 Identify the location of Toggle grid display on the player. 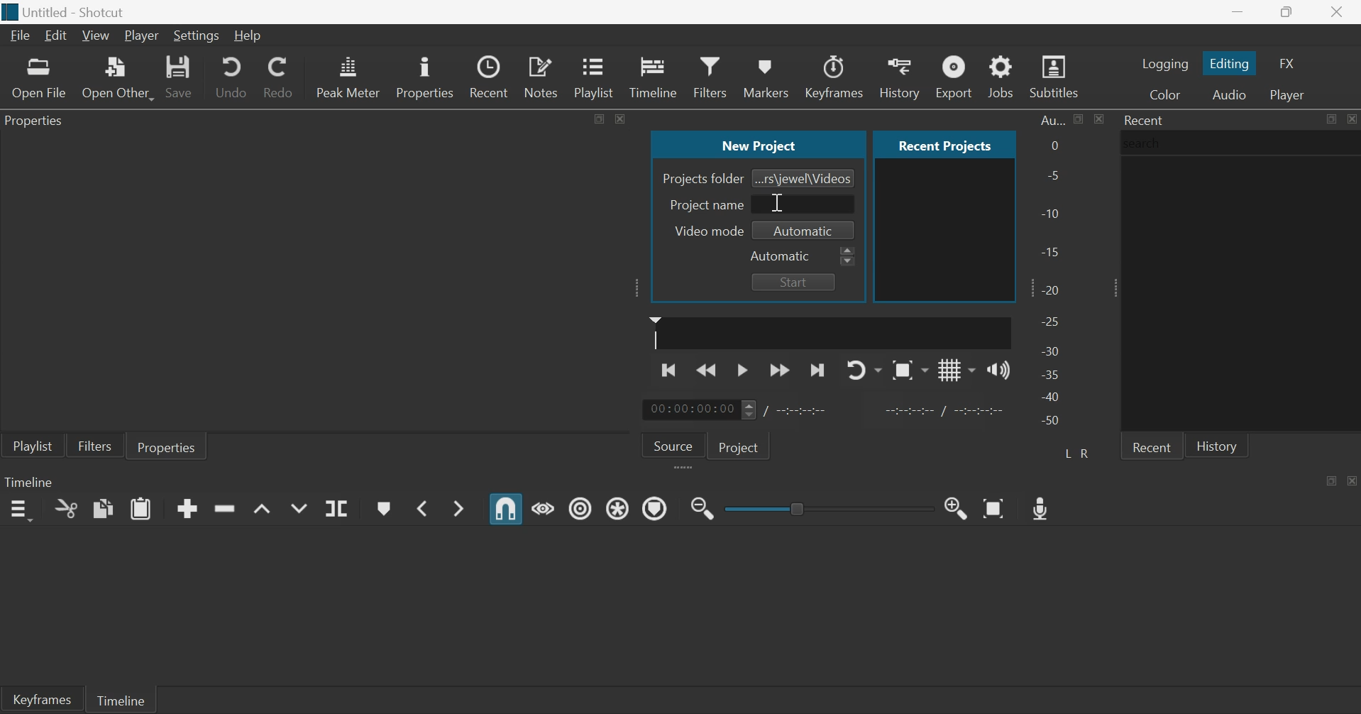
(957, 369).